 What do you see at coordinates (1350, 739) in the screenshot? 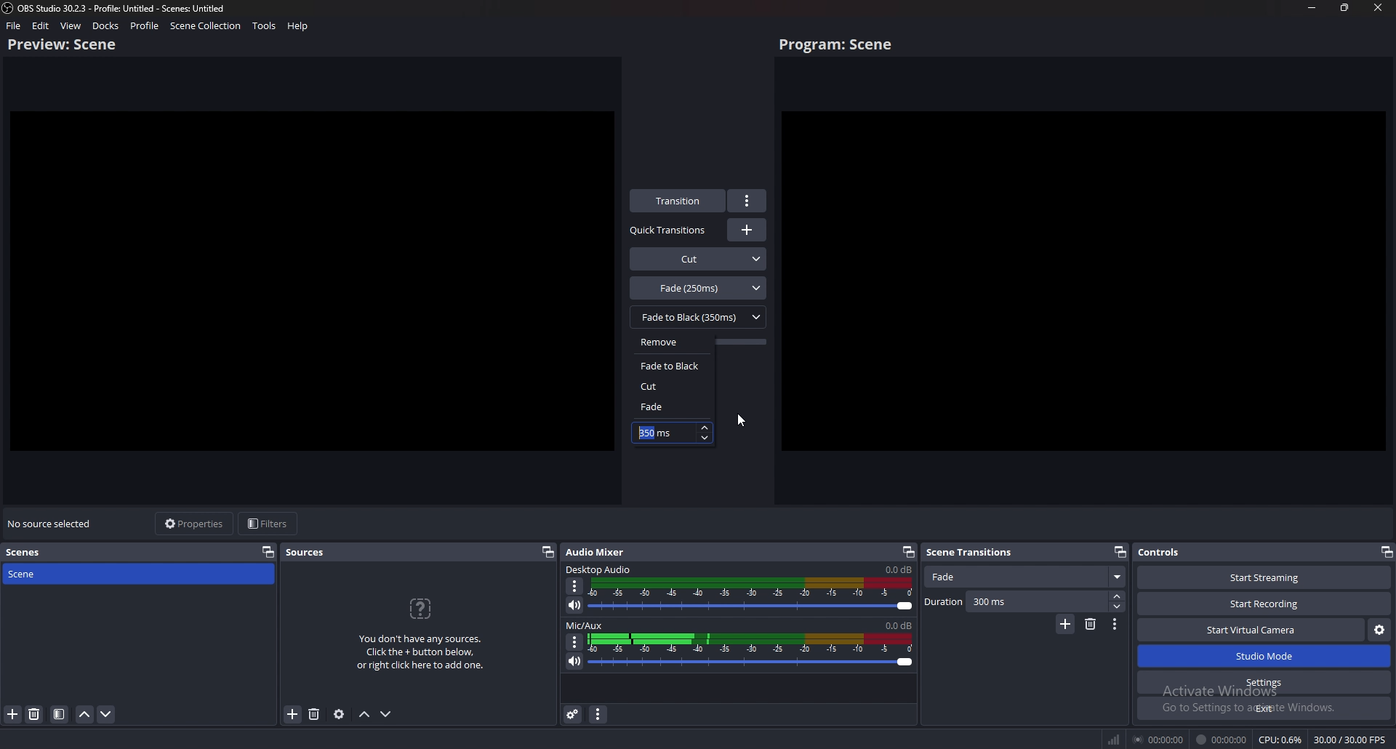
I see `30.00 / 30.00 FPS` at bounding box center [1350, 739].